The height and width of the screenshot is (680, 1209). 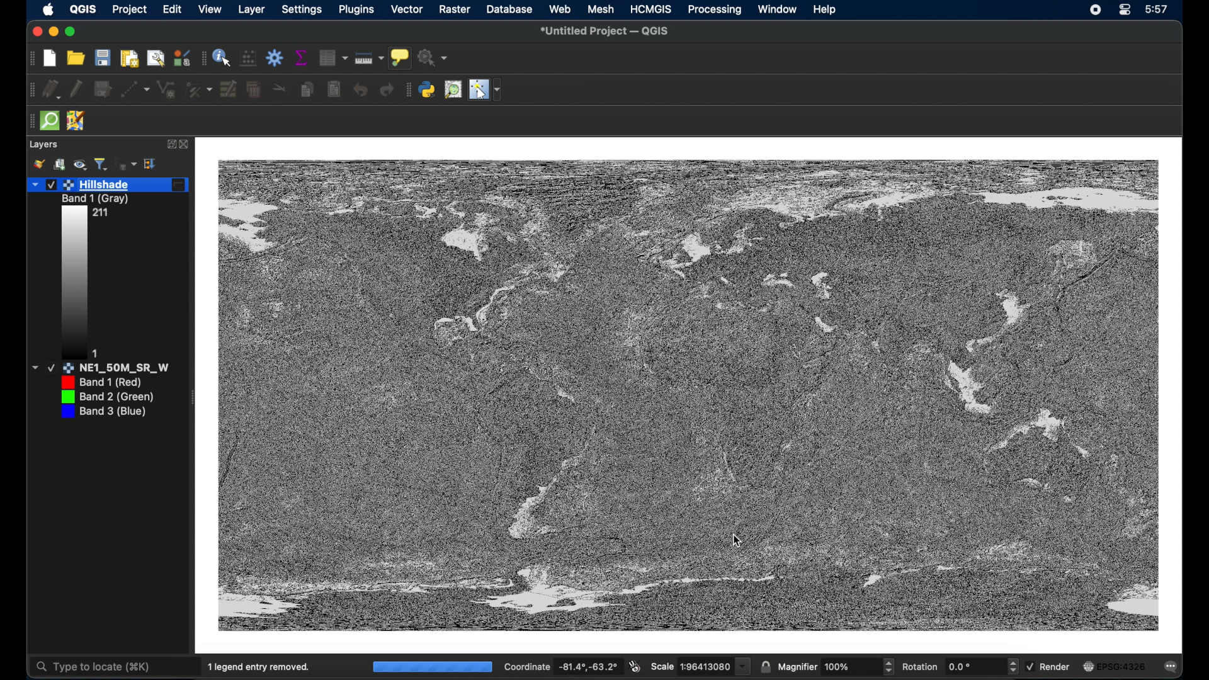 I want to click on Band 2 (Green), so click(x=116, y=399).